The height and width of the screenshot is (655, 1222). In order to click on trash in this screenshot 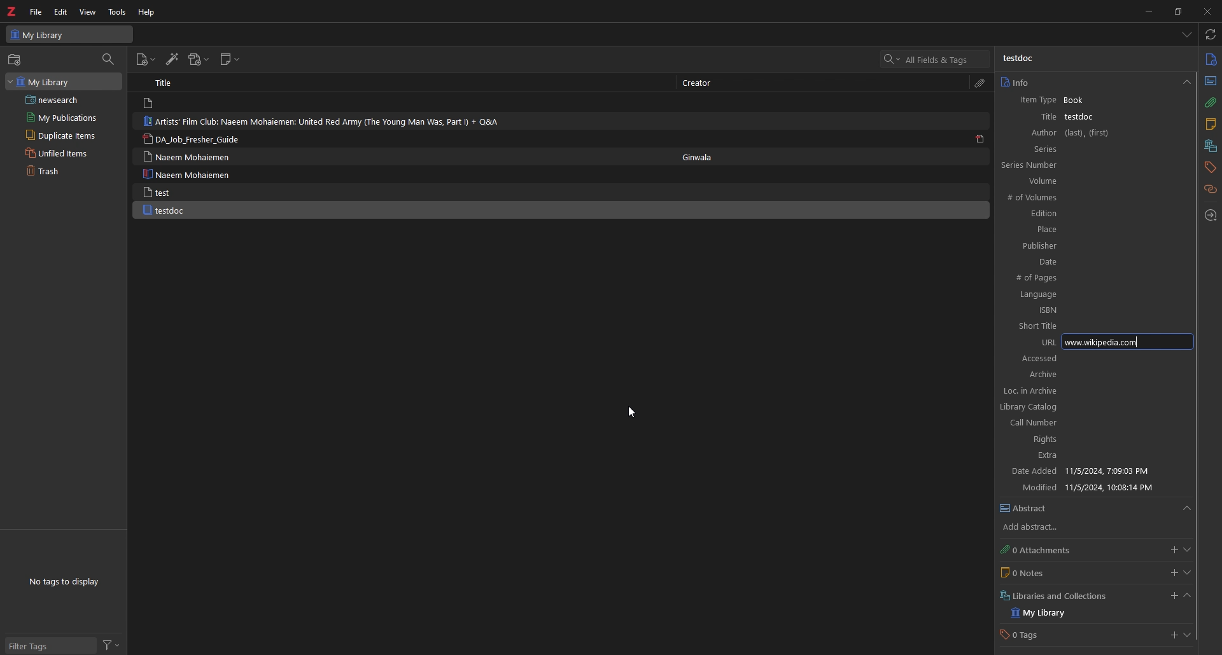, I will do `click(58, 171)`.